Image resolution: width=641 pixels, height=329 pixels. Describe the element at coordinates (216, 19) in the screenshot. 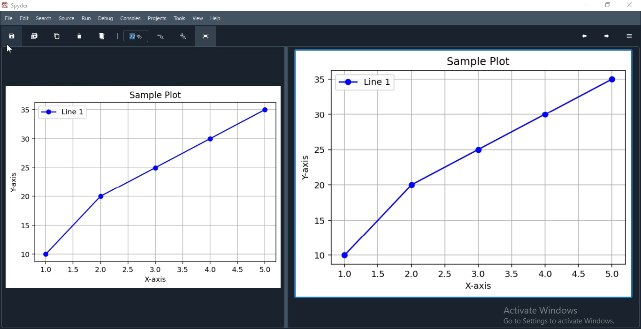

I see `Help` at that location.